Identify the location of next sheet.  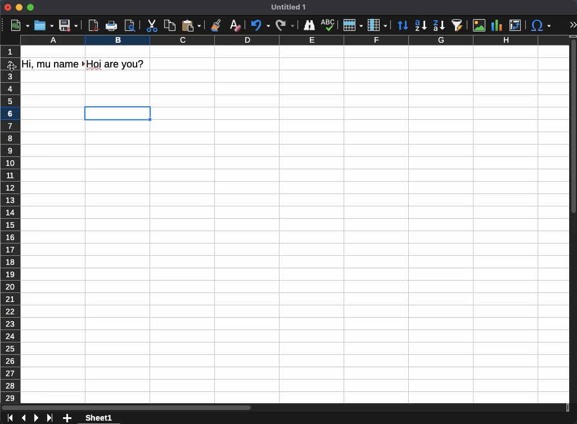
(37, 418).